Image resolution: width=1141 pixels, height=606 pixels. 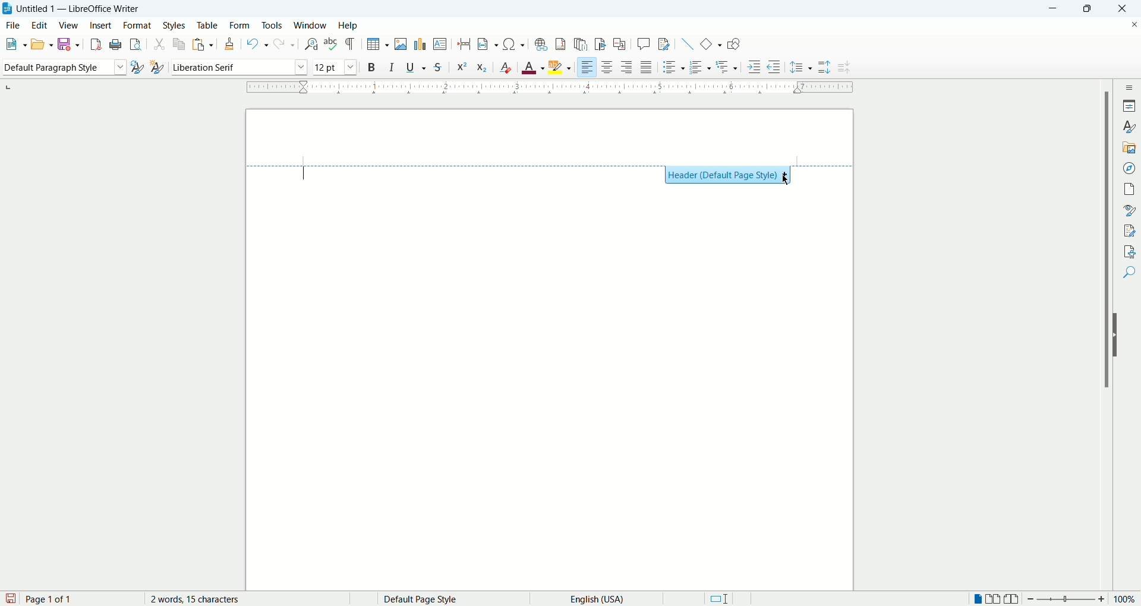 What do you see at coordinates (484, 45) in the screenshot?
I see `insert field` at bounding box center [484, 45].